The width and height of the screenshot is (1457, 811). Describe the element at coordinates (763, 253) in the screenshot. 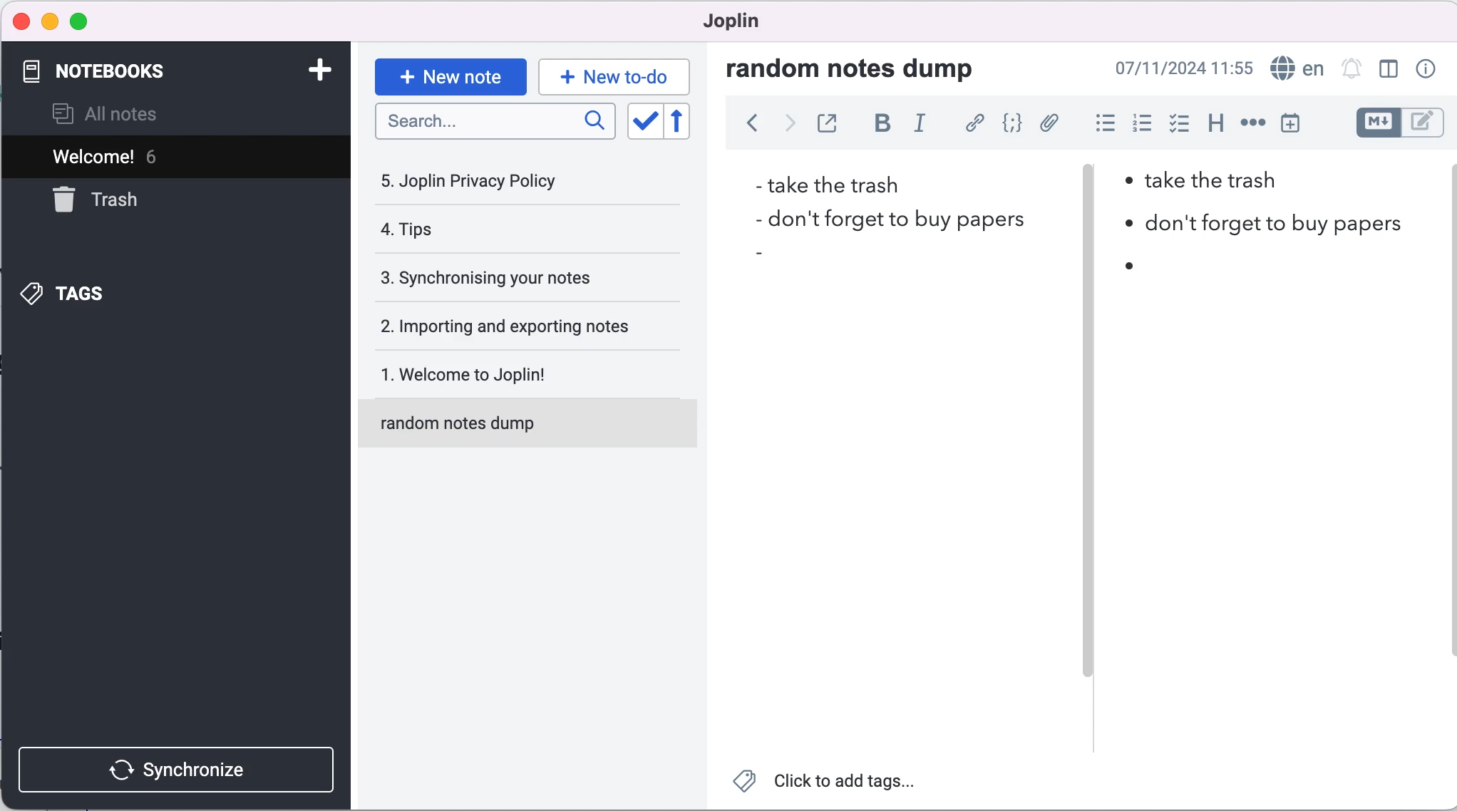

I see `bullet point 3` at that location.